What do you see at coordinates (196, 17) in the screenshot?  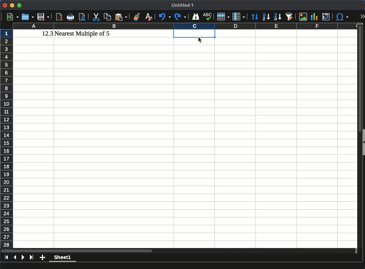 I see `finder` at bounding box center [196, 17].